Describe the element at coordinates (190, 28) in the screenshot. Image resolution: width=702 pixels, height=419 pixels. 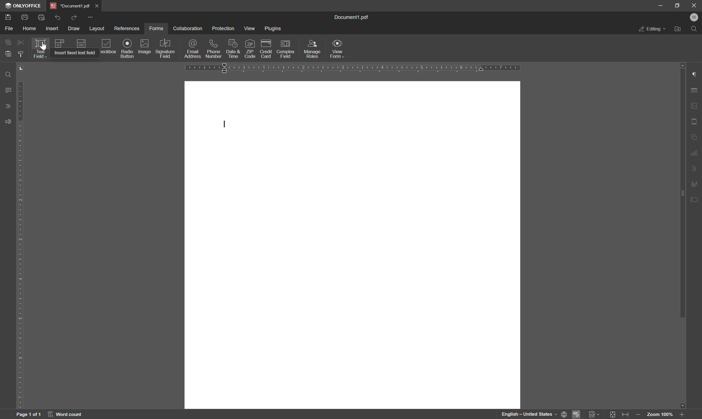
I see `collaboration` at that location.